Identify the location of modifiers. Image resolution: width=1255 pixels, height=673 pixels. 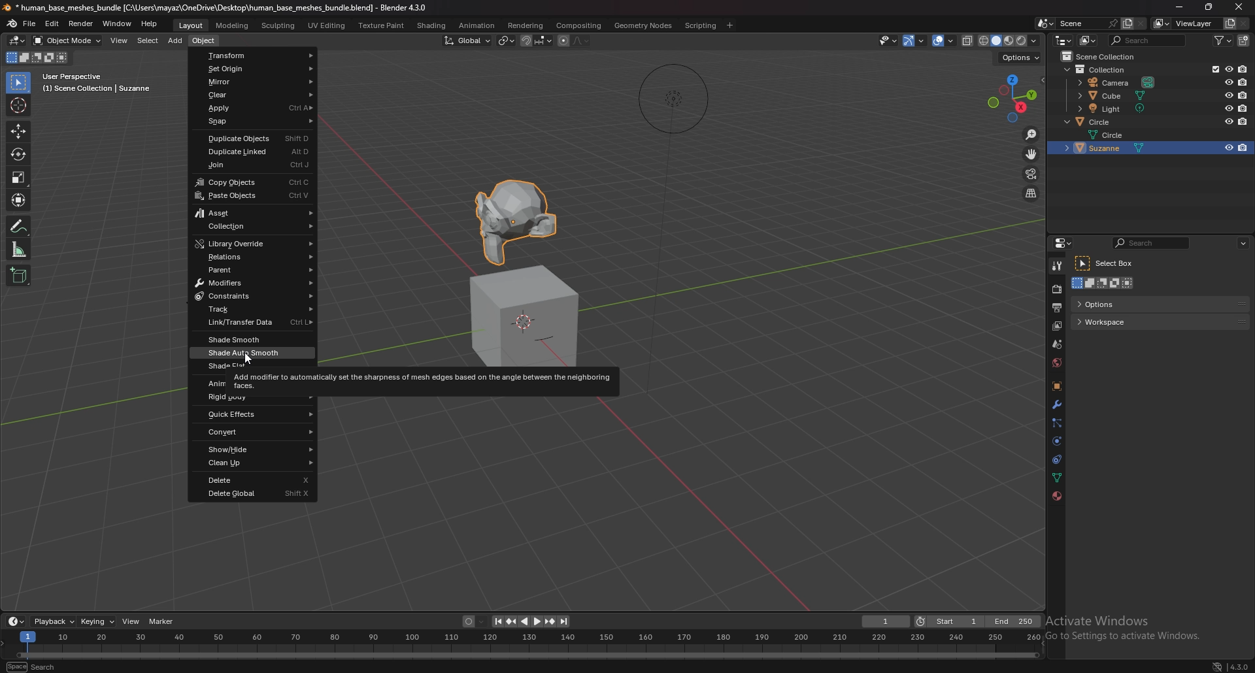
(252, 283).